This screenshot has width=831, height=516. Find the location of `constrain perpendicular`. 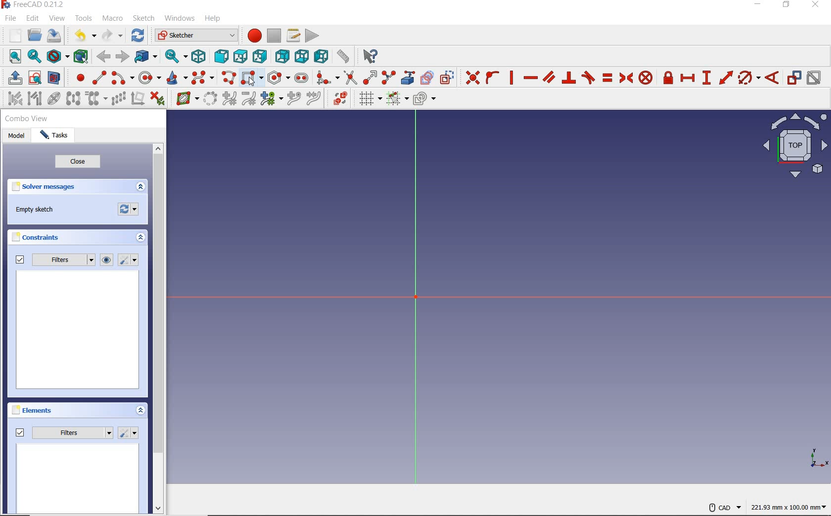

constrain perpendicular is located at coordinates (569, 78).